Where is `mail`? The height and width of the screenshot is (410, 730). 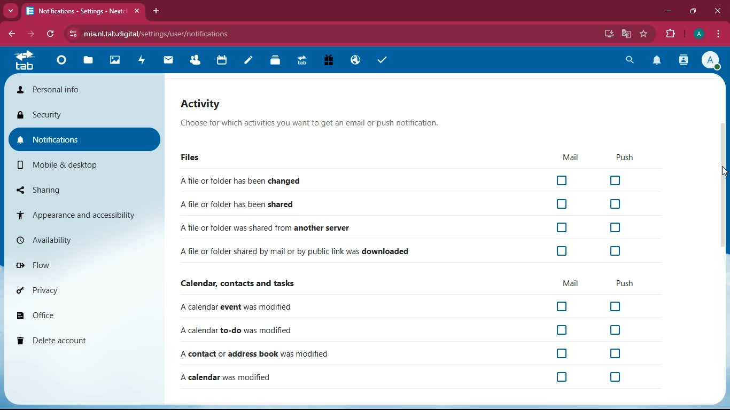
mail is located at coordinates (568, 285).